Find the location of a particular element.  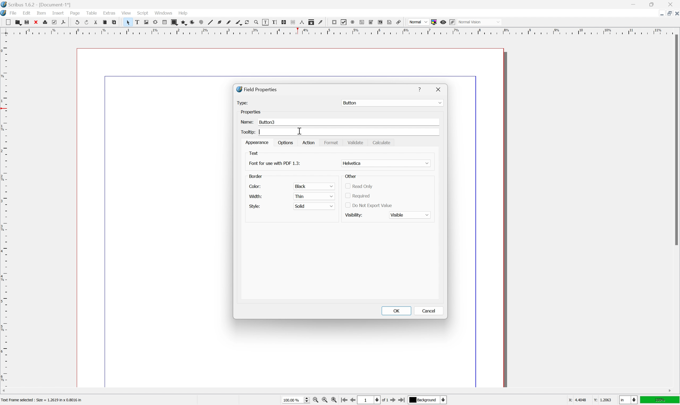

freehand line is located at coordinates (229, 22).